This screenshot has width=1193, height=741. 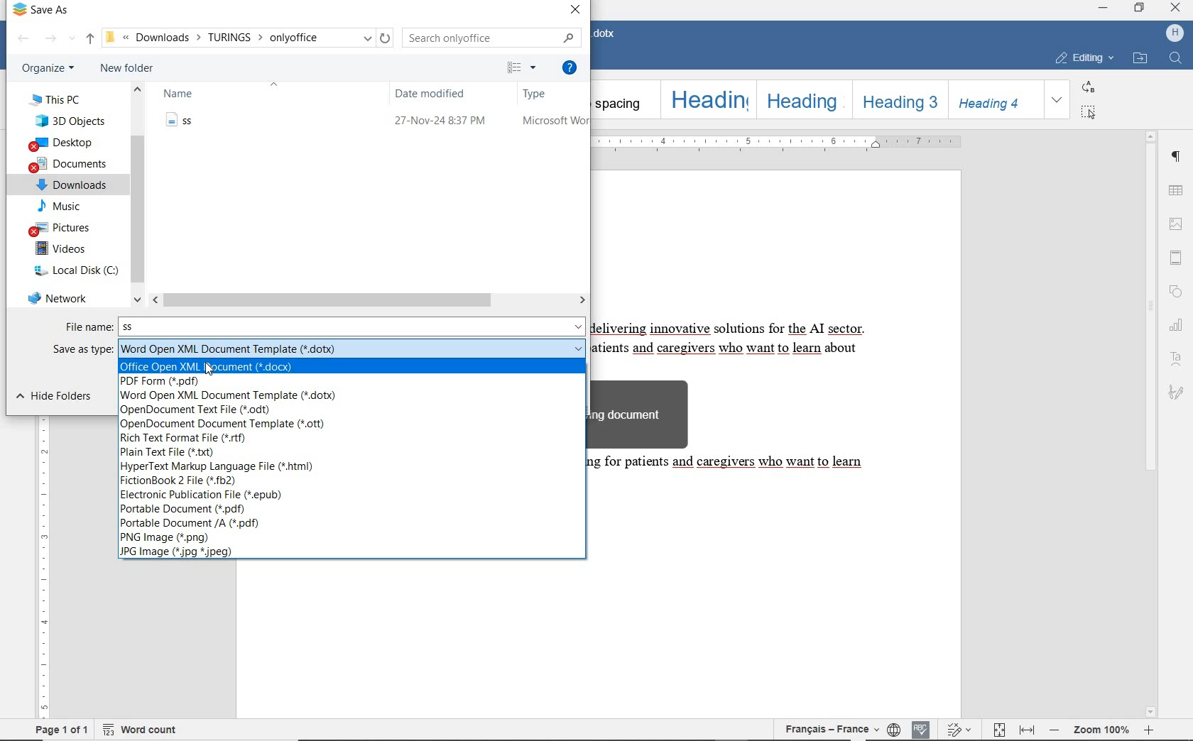 What do you see at coordinates (187, 480) in the screenshot?
I see `fb2` at bounding box center [187, 480].